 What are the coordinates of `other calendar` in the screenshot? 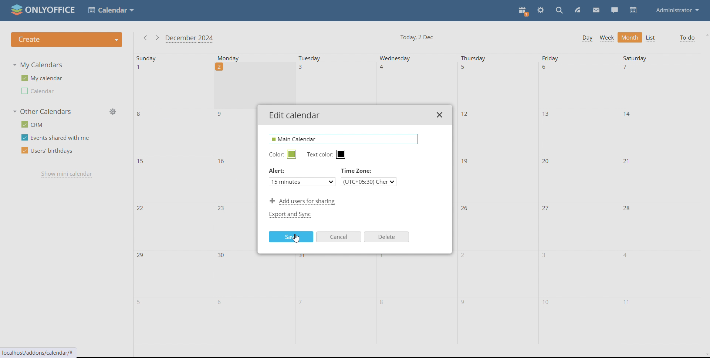 It's located at (41, 91).